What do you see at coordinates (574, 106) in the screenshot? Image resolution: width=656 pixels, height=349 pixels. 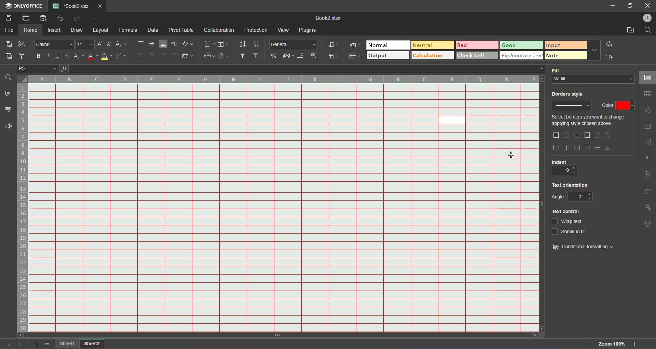 I see `borders style` at bounding box center [574, 106].